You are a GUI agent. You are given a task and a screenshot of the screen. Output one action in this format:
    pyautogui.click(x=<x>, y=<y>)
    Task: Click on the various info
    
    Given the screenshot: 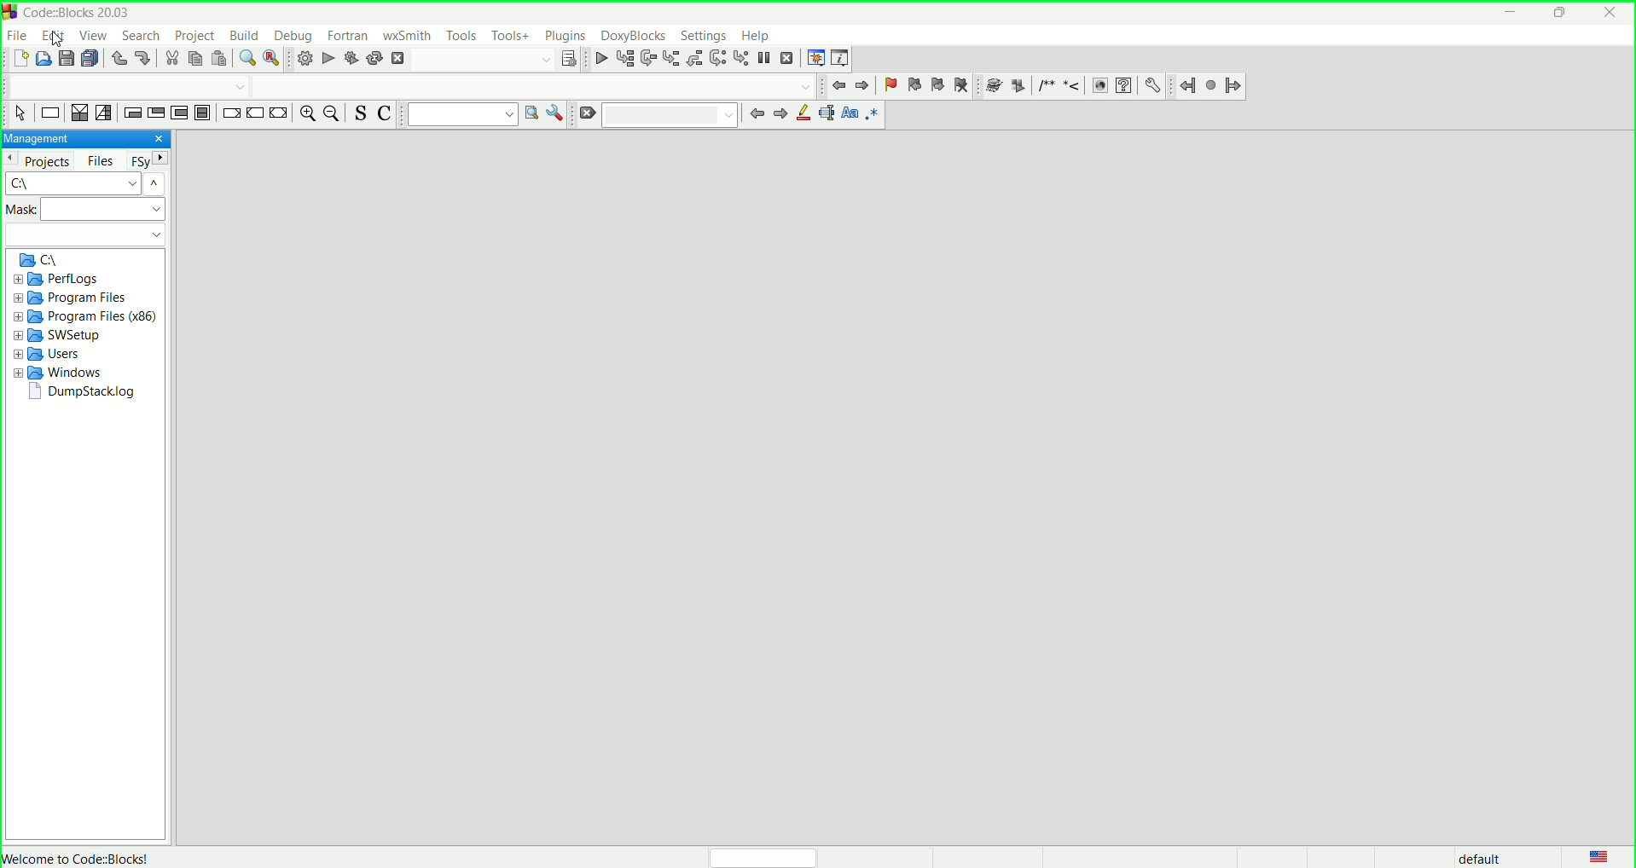 What is the action you would take?
    pyautogui.click(x=844, y=58)
    